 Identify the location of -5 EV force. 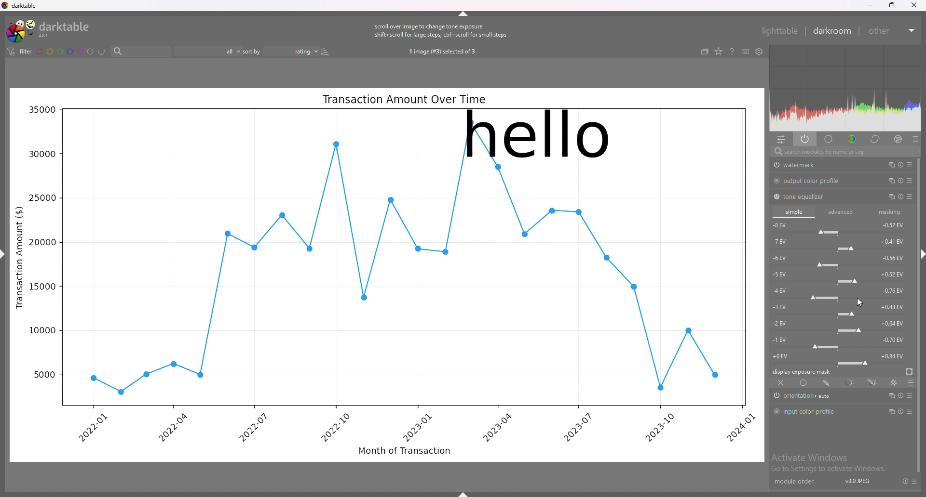
(841, 277).